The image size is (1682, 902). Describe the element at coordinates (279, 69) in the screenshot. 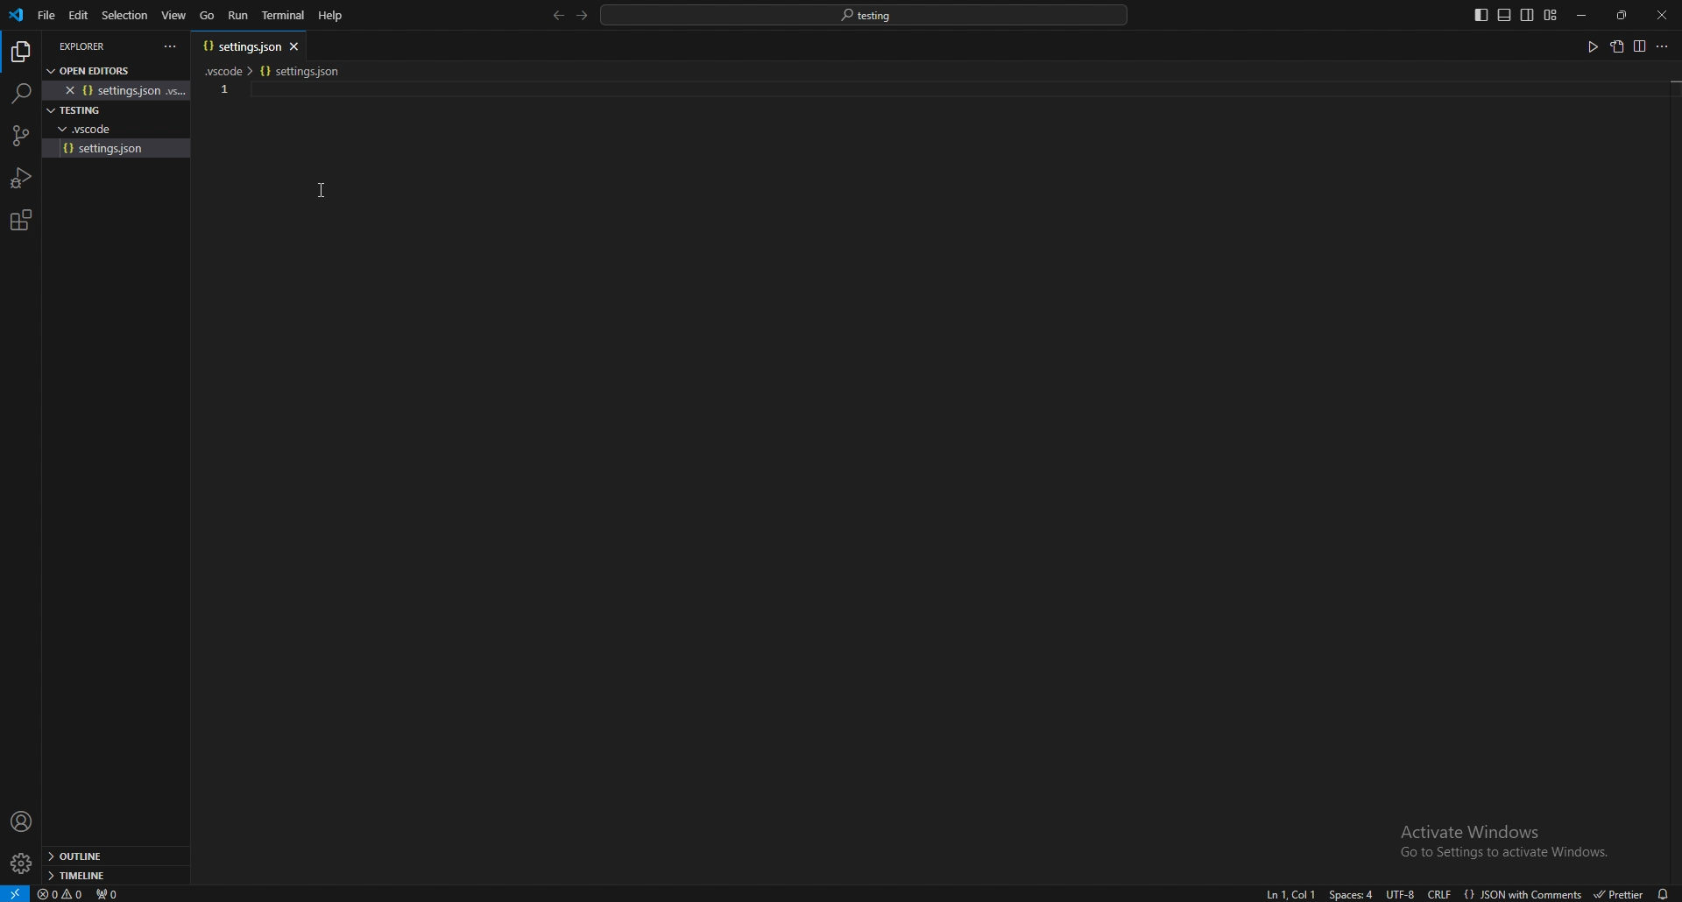

I see `path` at that location.